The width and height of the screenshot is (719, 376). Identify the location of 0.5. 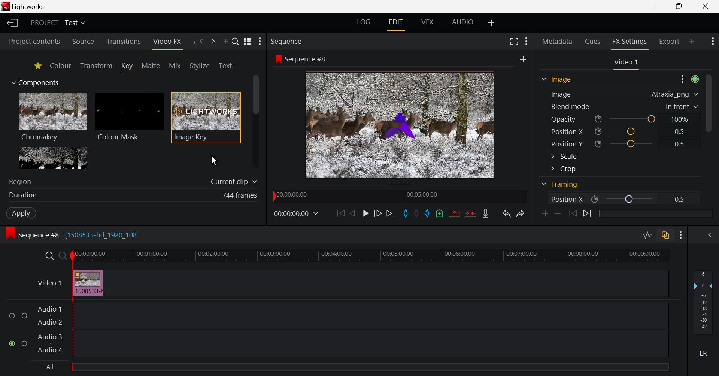
(680, 131).